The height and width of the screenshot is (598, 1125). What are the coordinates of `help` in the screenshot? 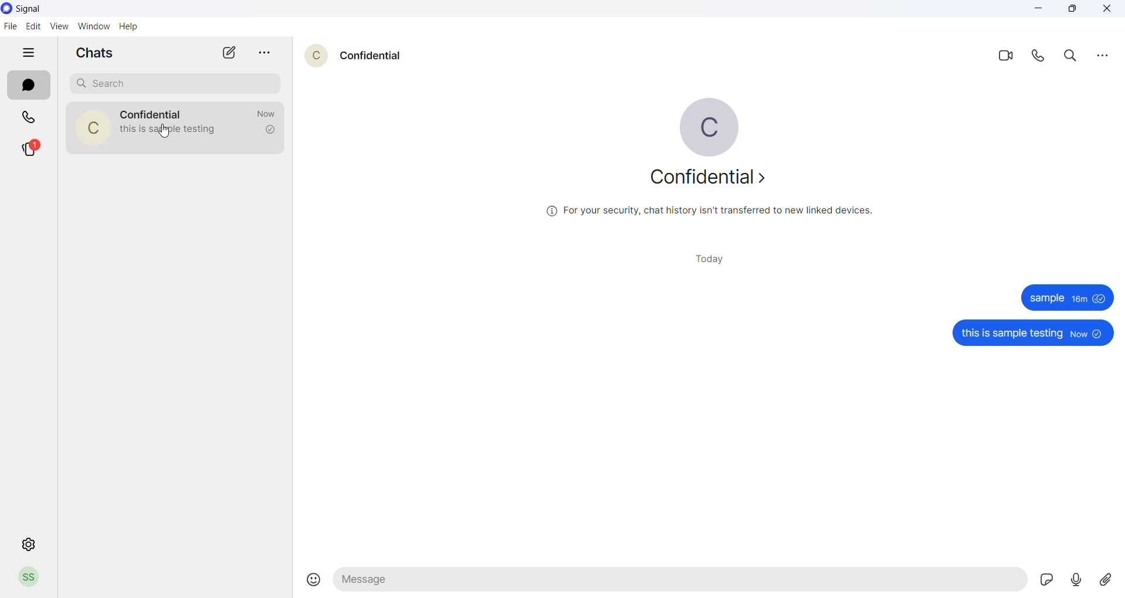 It's located at (132, 26).